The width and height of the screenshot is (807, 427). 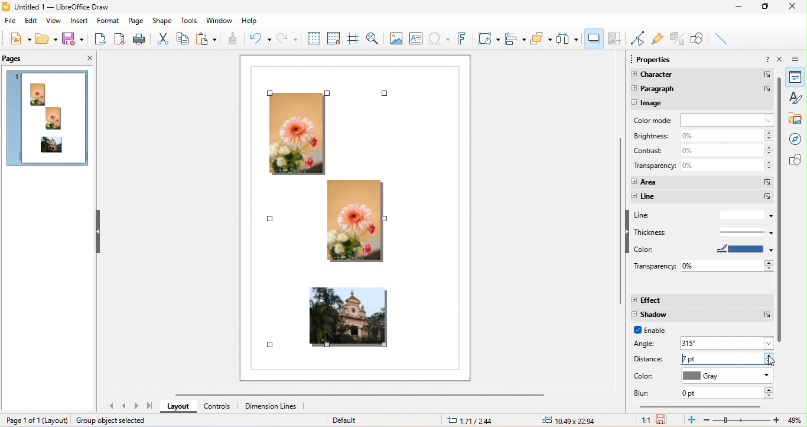 What do you see at coordinates (79, 21) in the screenshot?
I see `insert` at bounding box center [79, 21].